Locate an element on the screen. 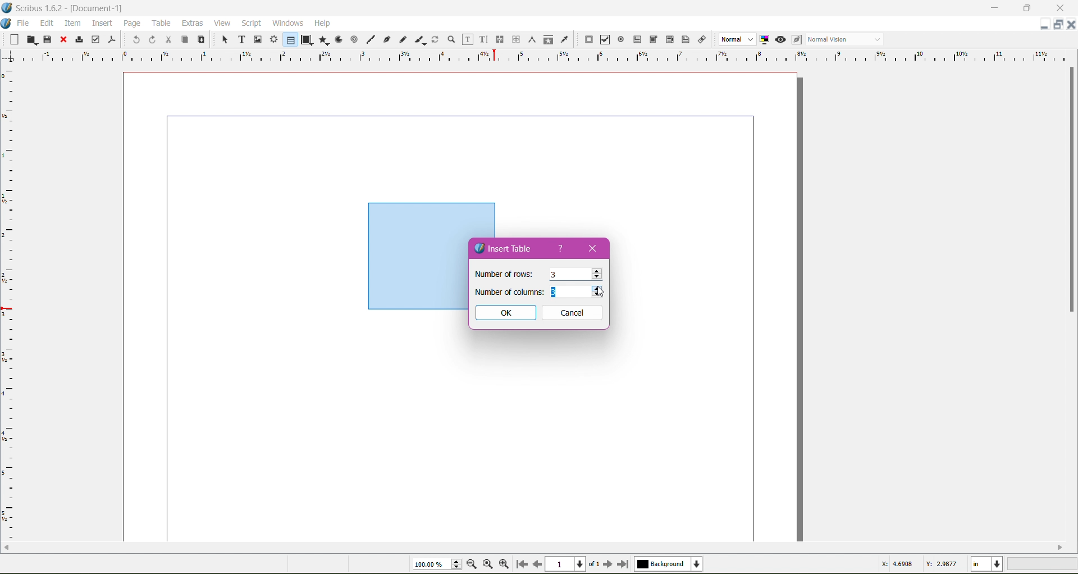 Image resolution: width=1078 pixels, height=574 pixels. 1 is located at coordinates (559, 293).